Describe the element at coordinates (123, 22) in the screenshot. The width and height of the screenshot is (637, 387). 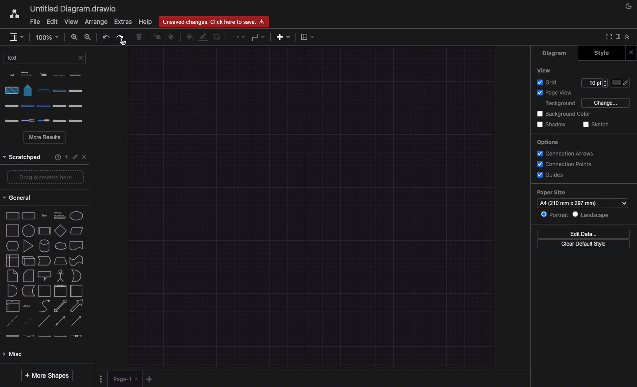
I see `Extras` at that location.